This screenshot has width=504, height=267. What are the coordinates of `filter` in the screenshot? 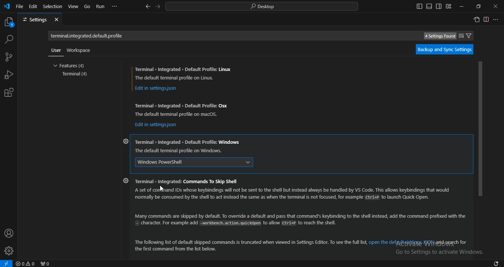 It's located at (465, 36).